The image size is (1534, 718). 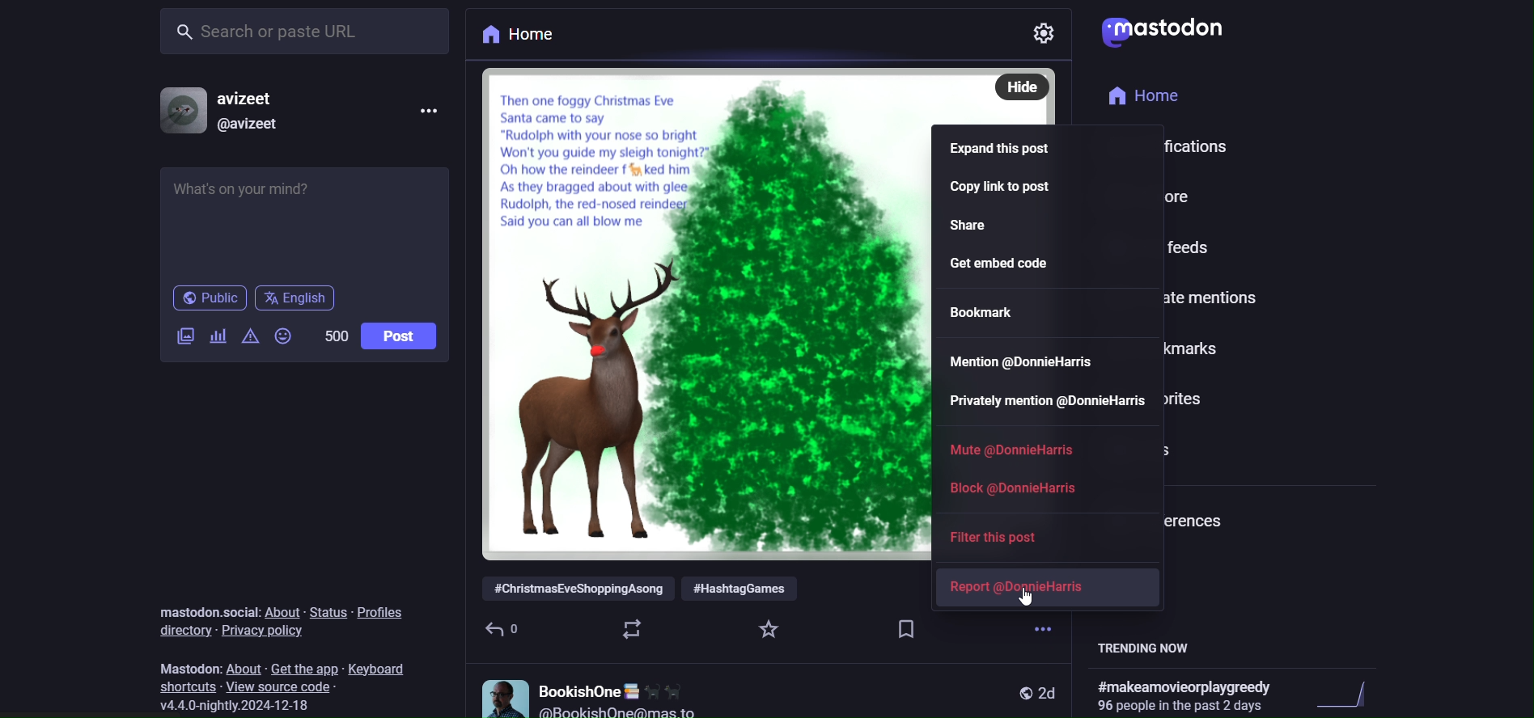 I want to click on notification, so click(x=1166, y=146).